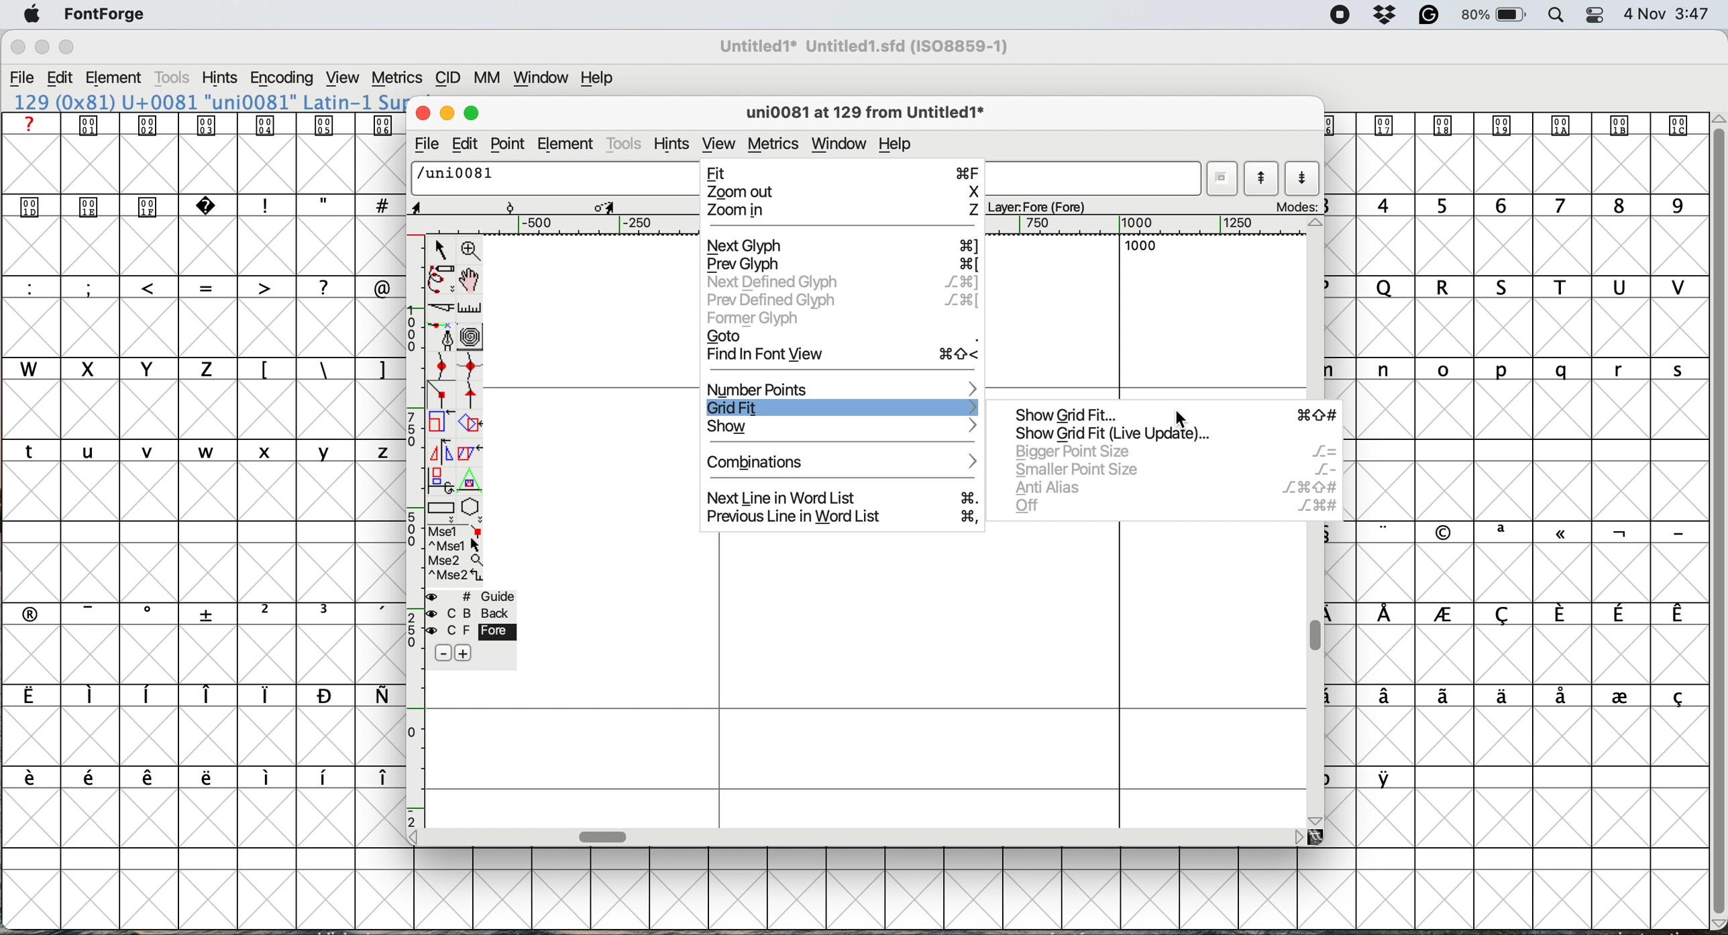 The height and width of the screenshot is (935, 1728). What do you see at coordinates (1595, 16) in the screenshot?
I see `Control Center` at bounding box center [1595, 16].